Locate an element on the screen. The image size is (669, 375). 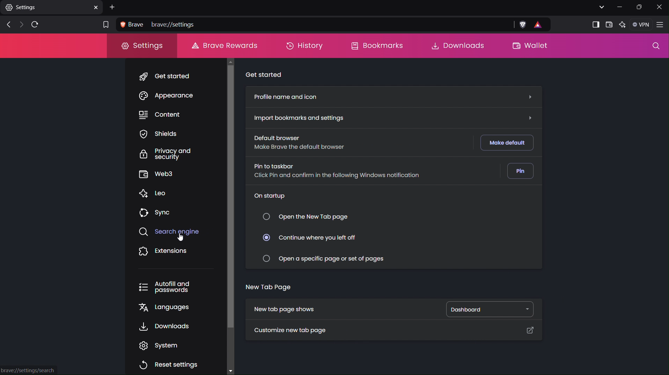
Sync is located at coordinates (156, 212).